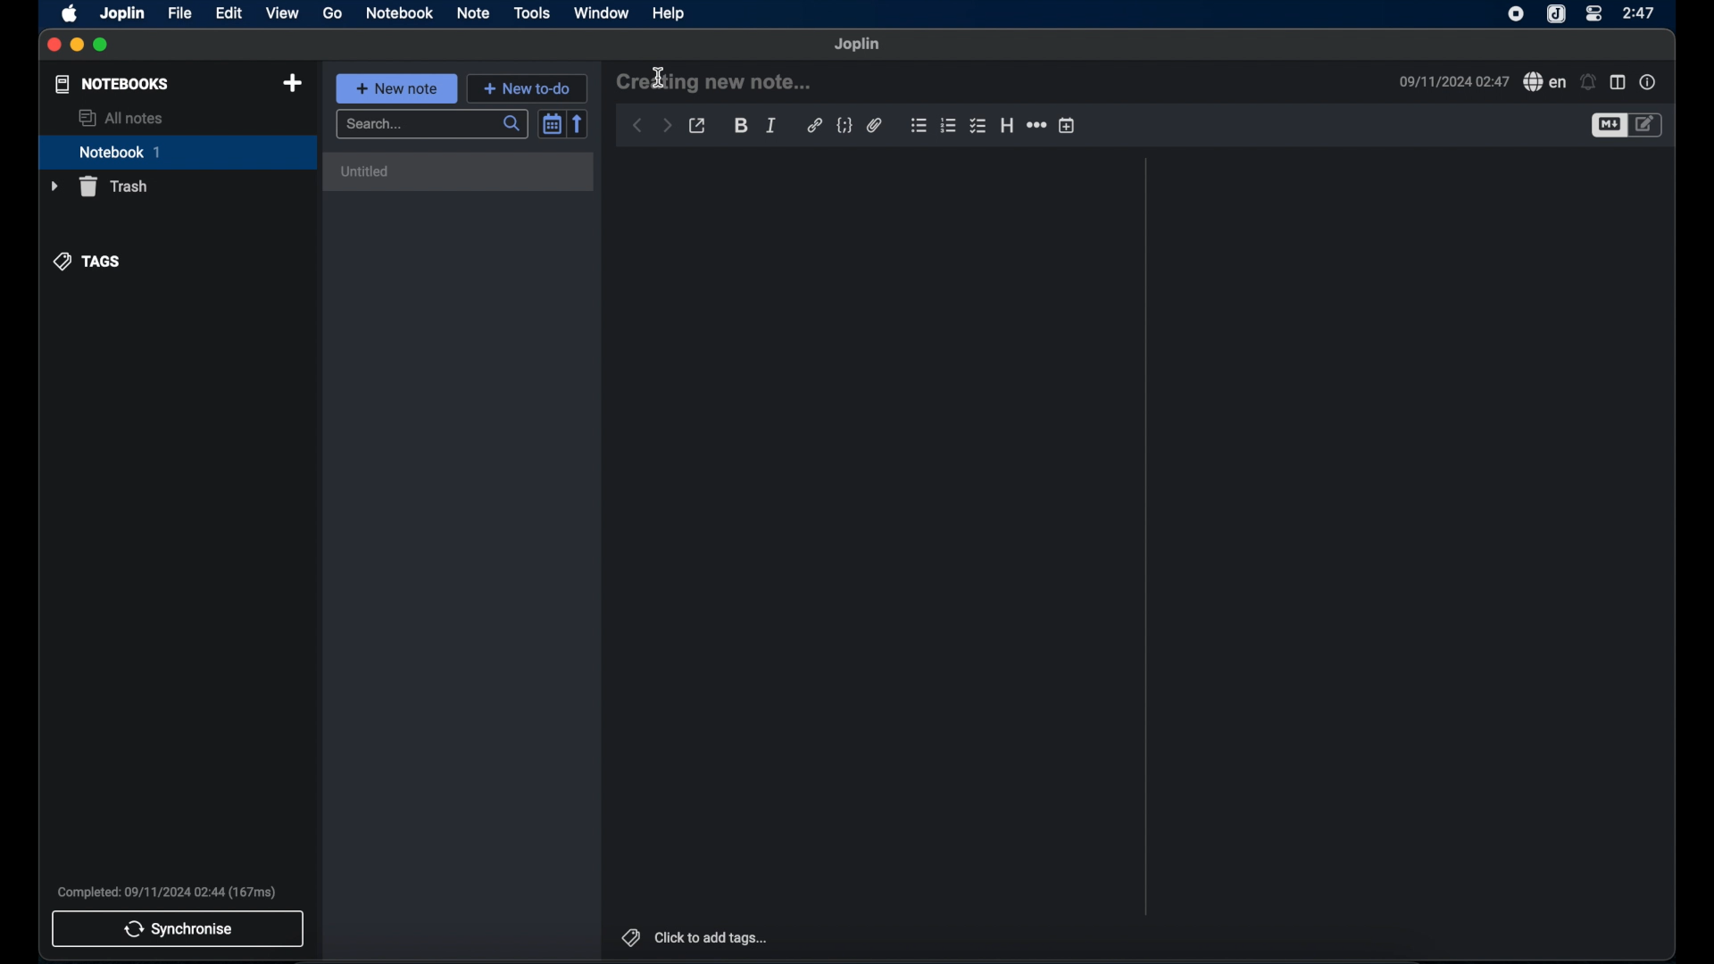  Describe the element at coordinates (659, 73) in the screenshot. I see `Cursor` at that location.